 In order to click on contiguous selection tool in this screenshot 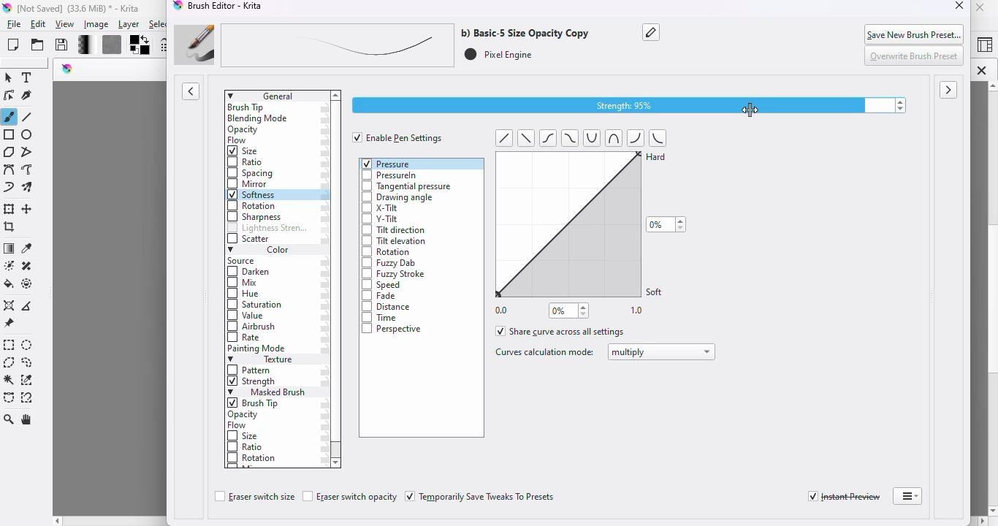, I will do `click(9, 381)`.